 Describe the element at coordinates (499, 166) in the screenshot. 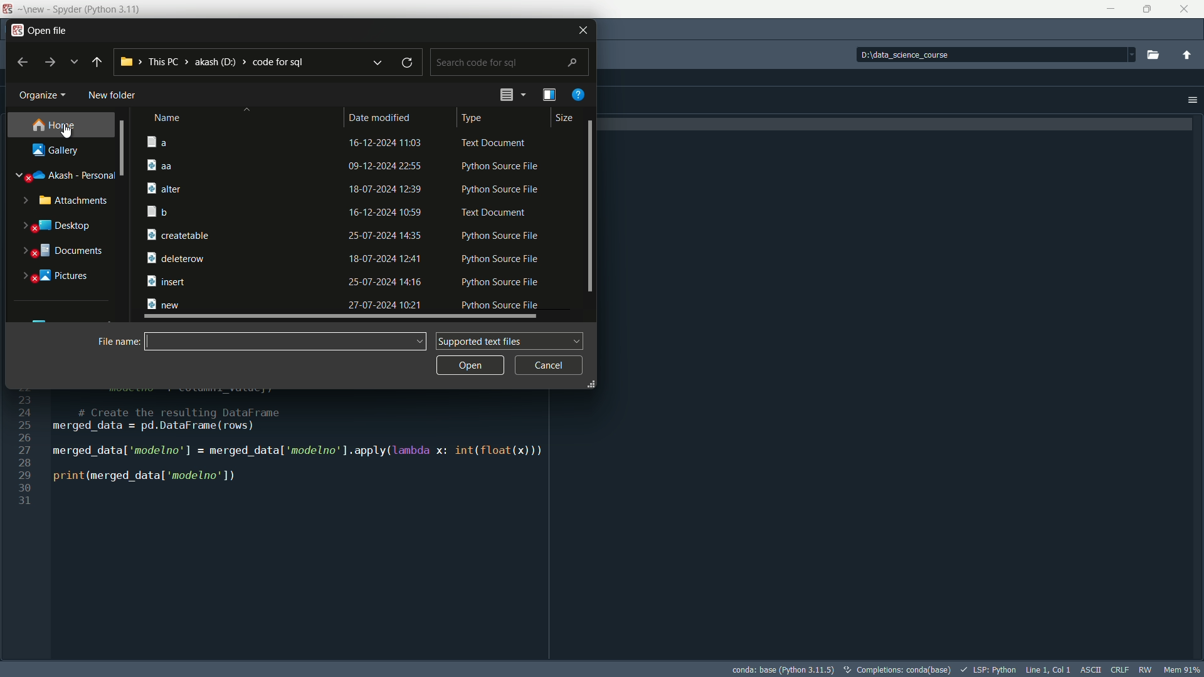

I see `file type` at that location.